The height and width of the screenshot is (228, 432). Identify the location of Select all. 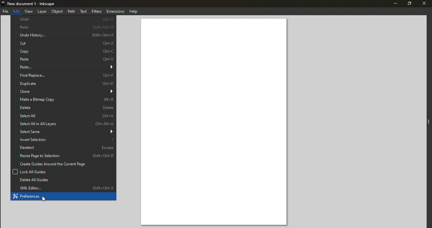
(63, 117).